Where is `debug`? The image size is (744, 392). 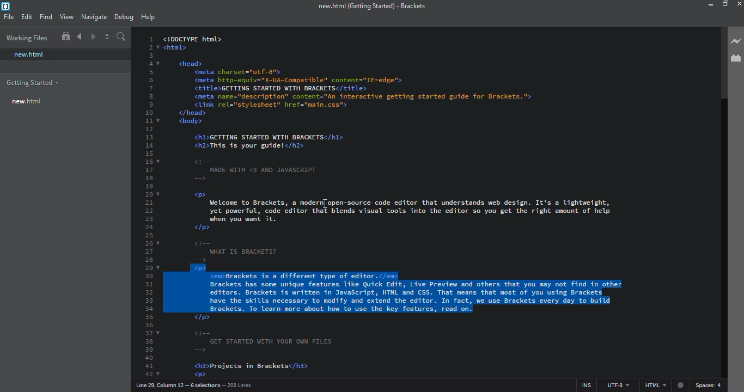 debug is located at coordinates (122, 15).